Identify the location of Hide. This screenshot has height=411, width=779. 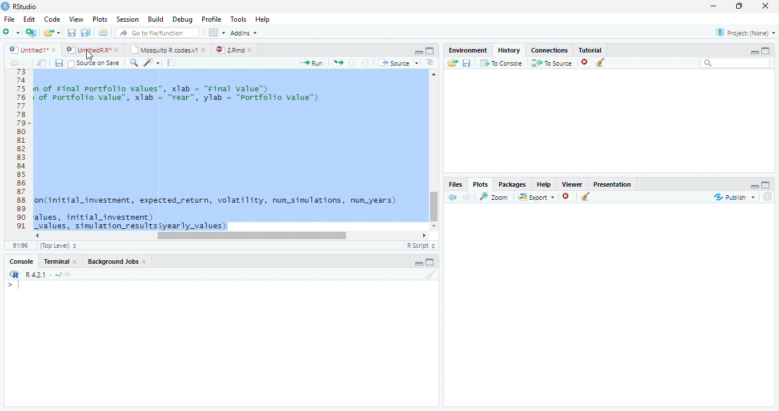
(754, 51).